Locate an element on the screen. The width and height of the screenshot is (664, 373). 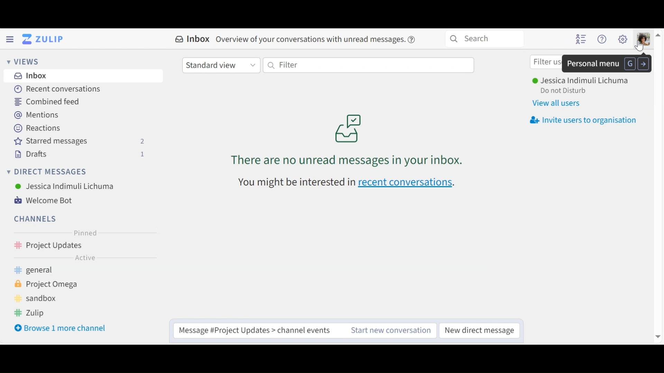
Mentions is located at coordinates (38, 115).